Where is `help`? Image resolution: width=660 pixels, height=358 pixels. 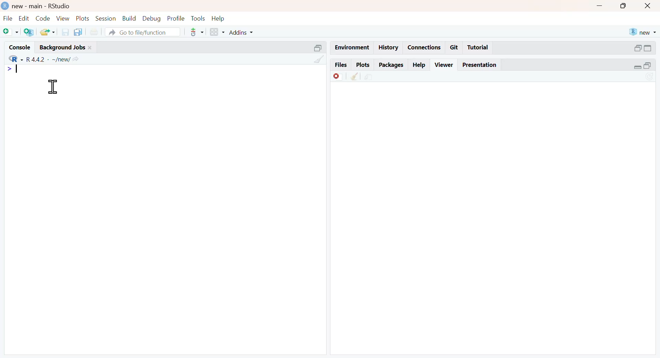 help is located at coordinates (419, 65).